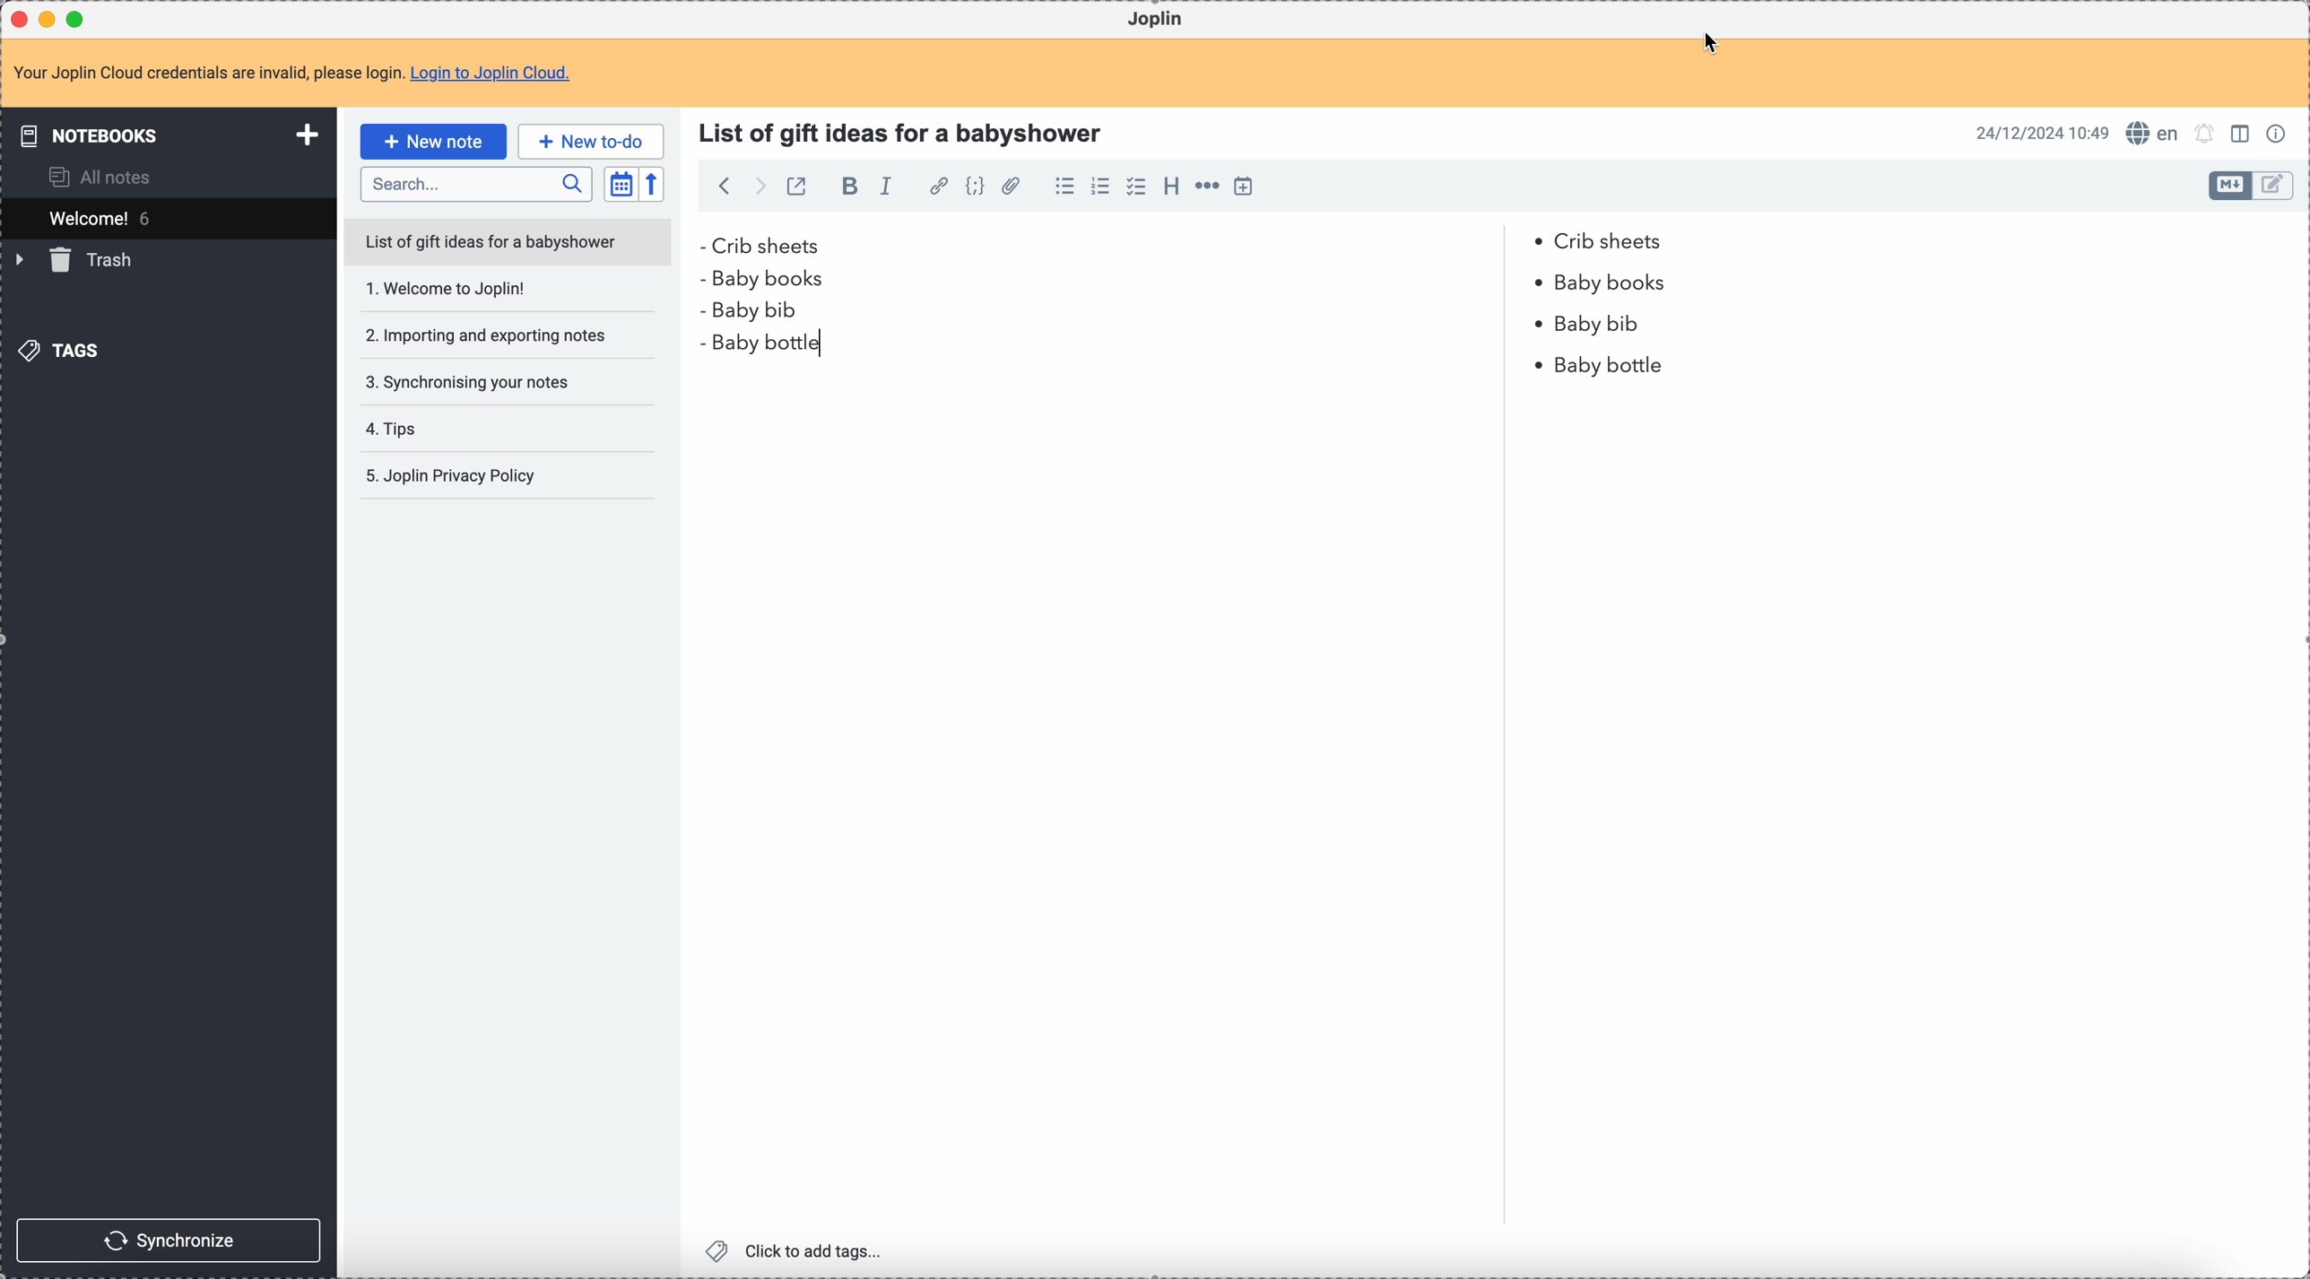 The image size is (2310, 1279). What do you see at coordinates (1105, 187) in the screenshot?
I see `numbered list` at bounding box center [1105, 187].